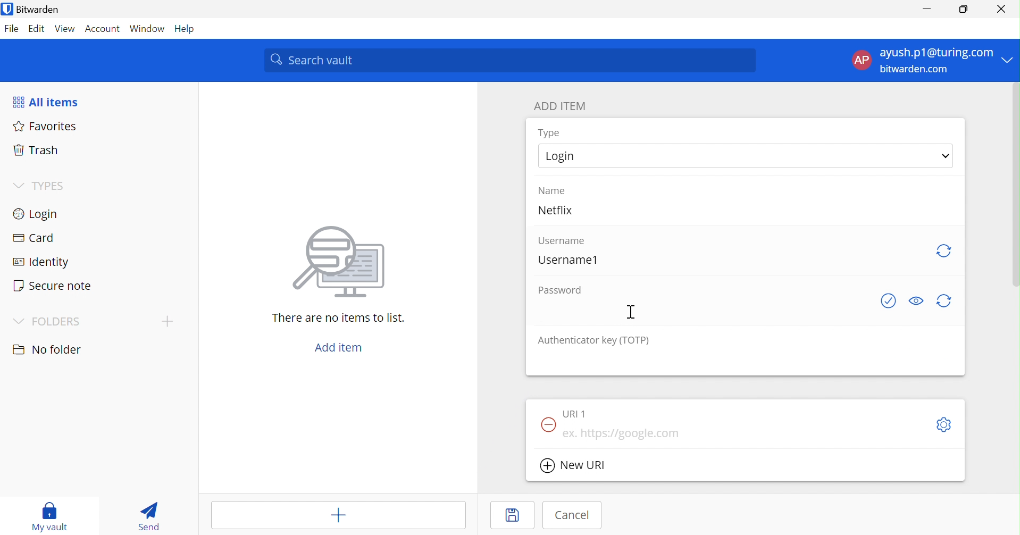  Describe the element at coordinates (548, 425) in the screenshot. I see `Remove` at that location.